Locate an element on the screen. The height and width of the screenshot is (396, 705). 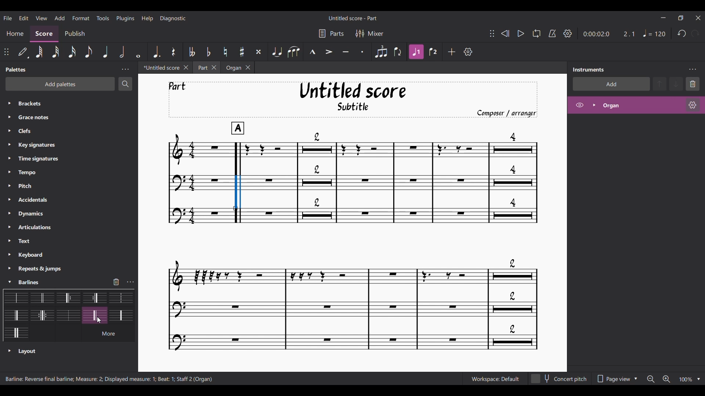
Organ tab is located at coordinates (232, 67).